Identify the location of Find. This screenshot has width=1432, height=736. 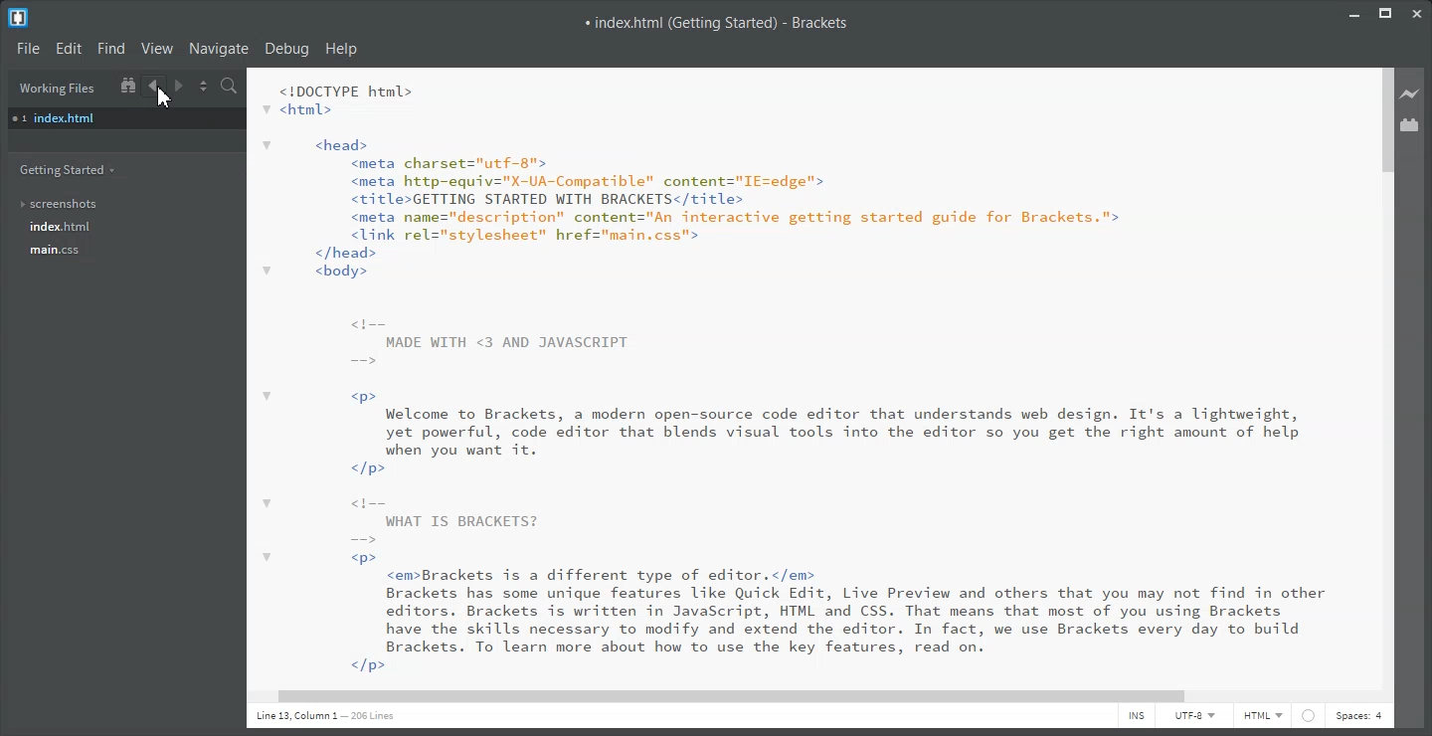
(111, 49).